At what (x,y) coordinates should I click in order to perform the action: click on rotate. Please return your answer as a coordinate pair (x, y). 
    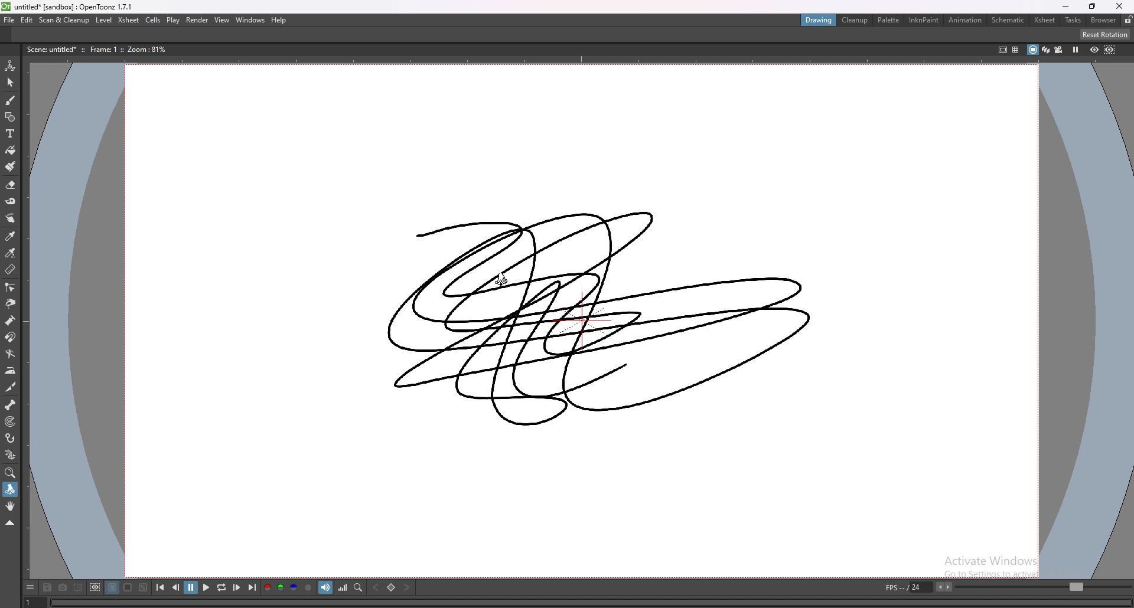
    Looking at the image, I should click on (10, 490).